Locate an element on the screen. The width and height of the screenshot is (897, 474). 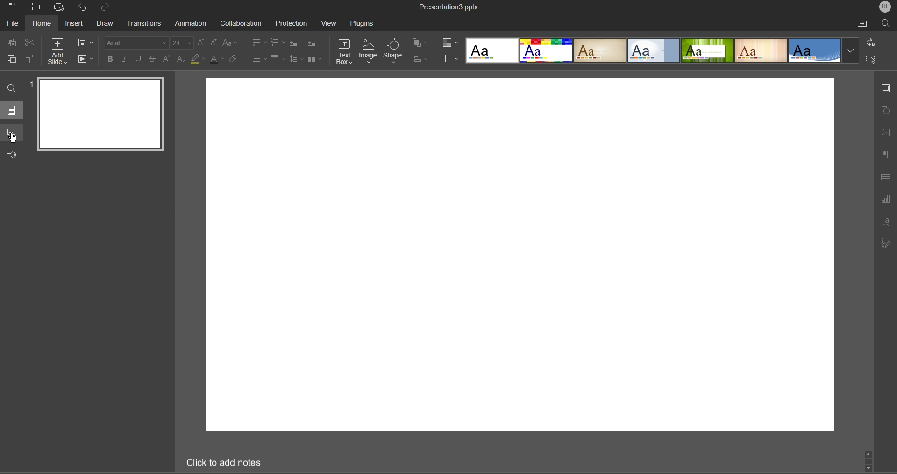
Distribute is located at coordinates (419, 59).